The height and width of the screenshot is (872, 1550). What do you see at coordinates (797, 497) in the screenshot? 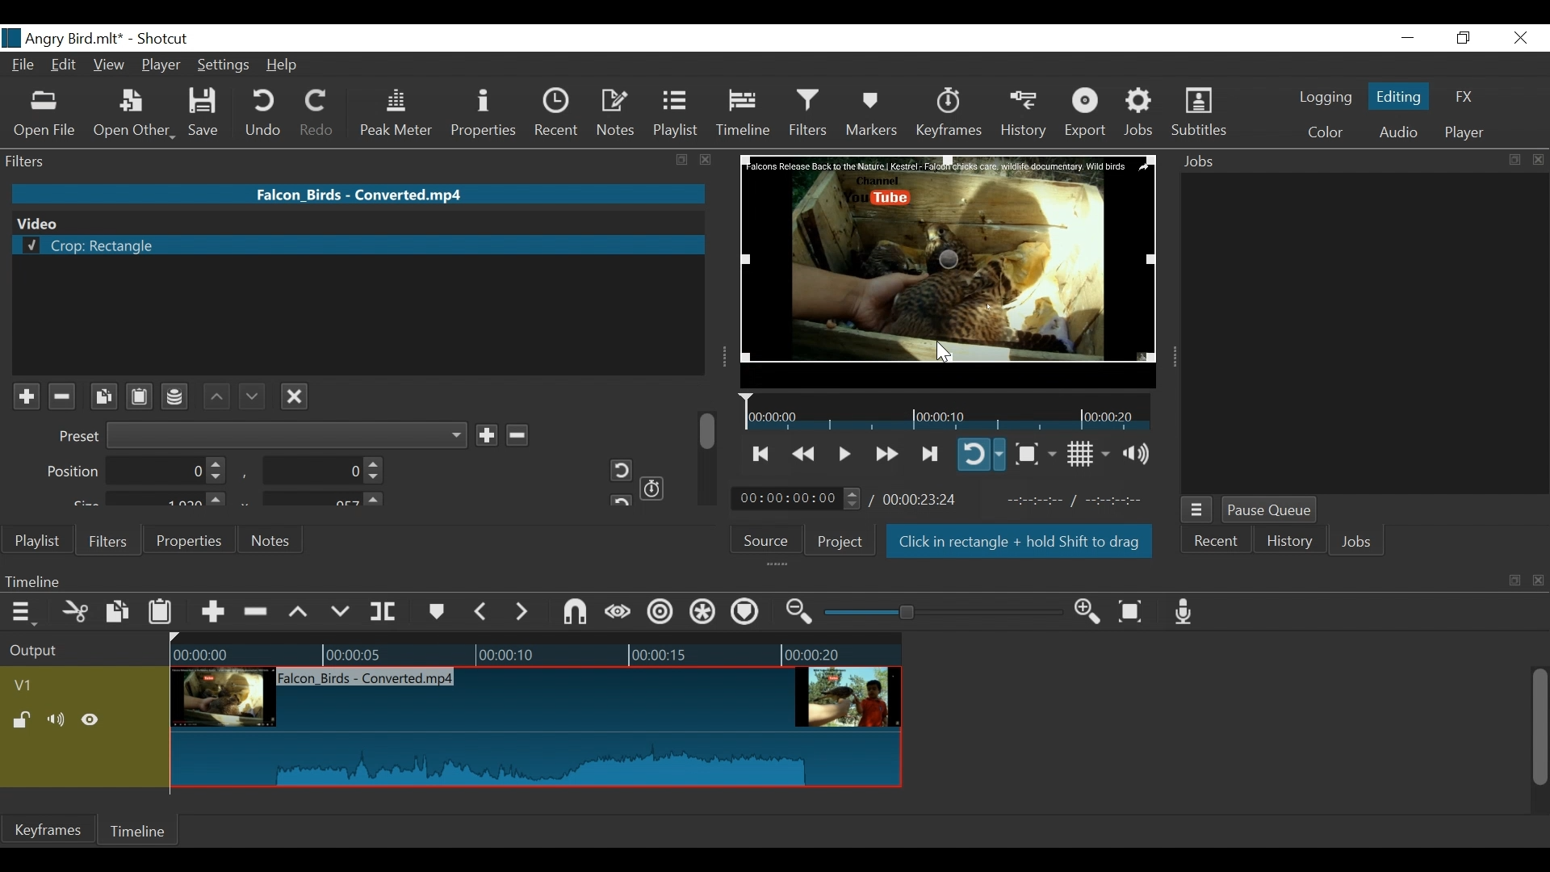
I see `Current Duration` at bounding box center [797, 497].